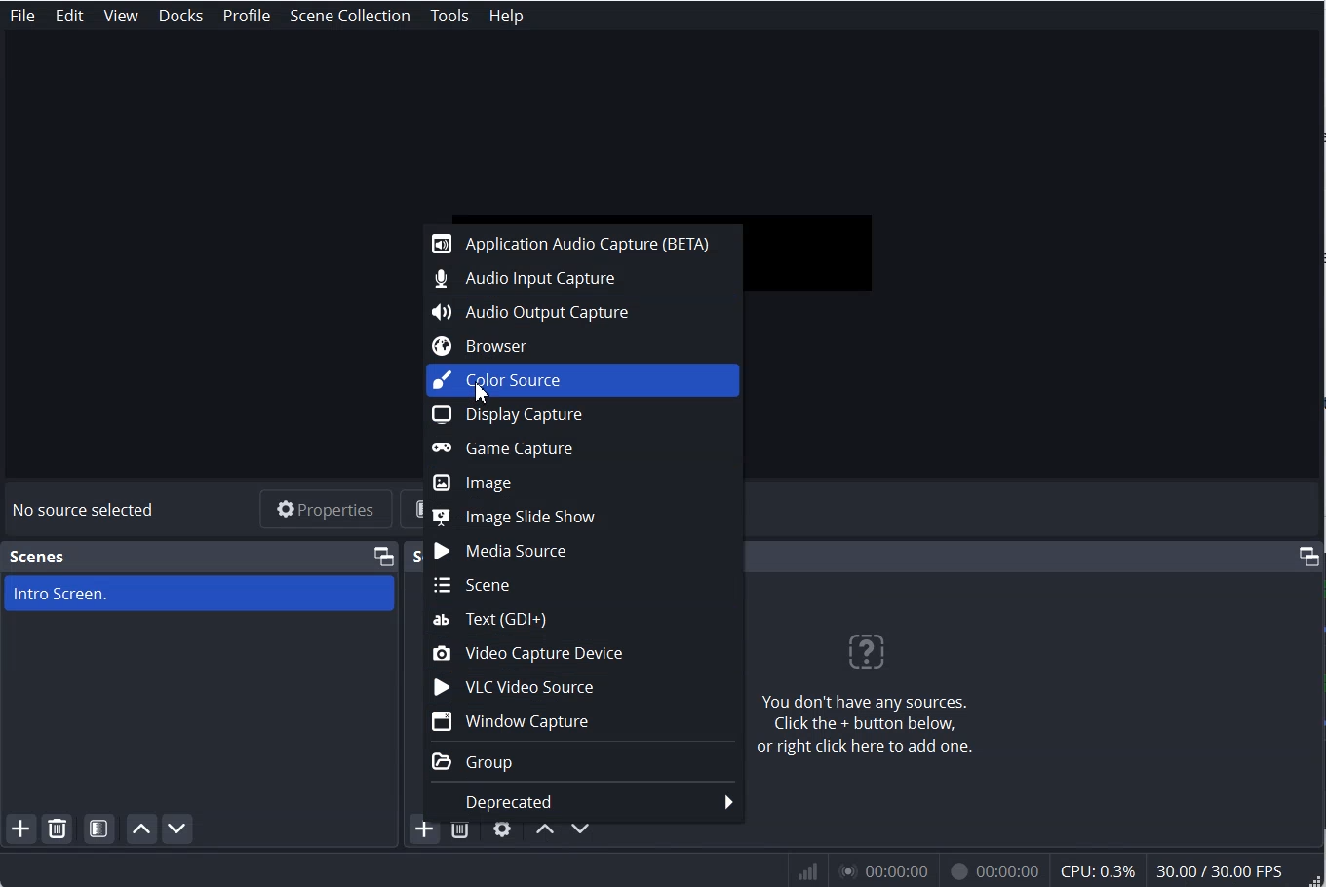  Describe the element at coordinates (865, 696) in the screenshot. I see `You don't have any sources. Click the button below. or right dick here to add one` at that location.